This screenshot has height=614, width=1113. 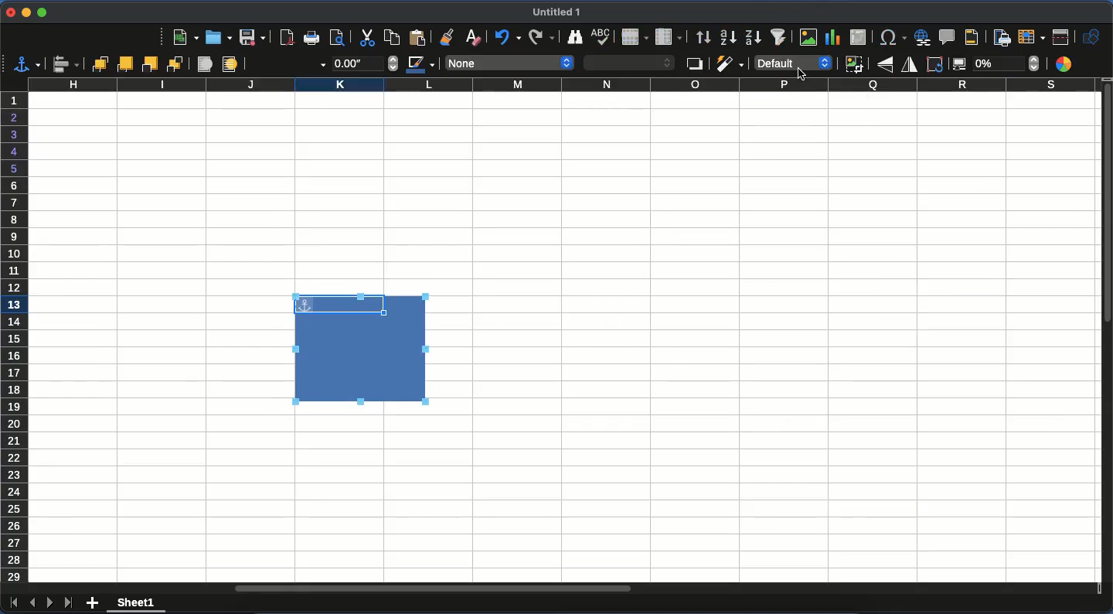 I want to click on spell check, so click(x=603, y=37).